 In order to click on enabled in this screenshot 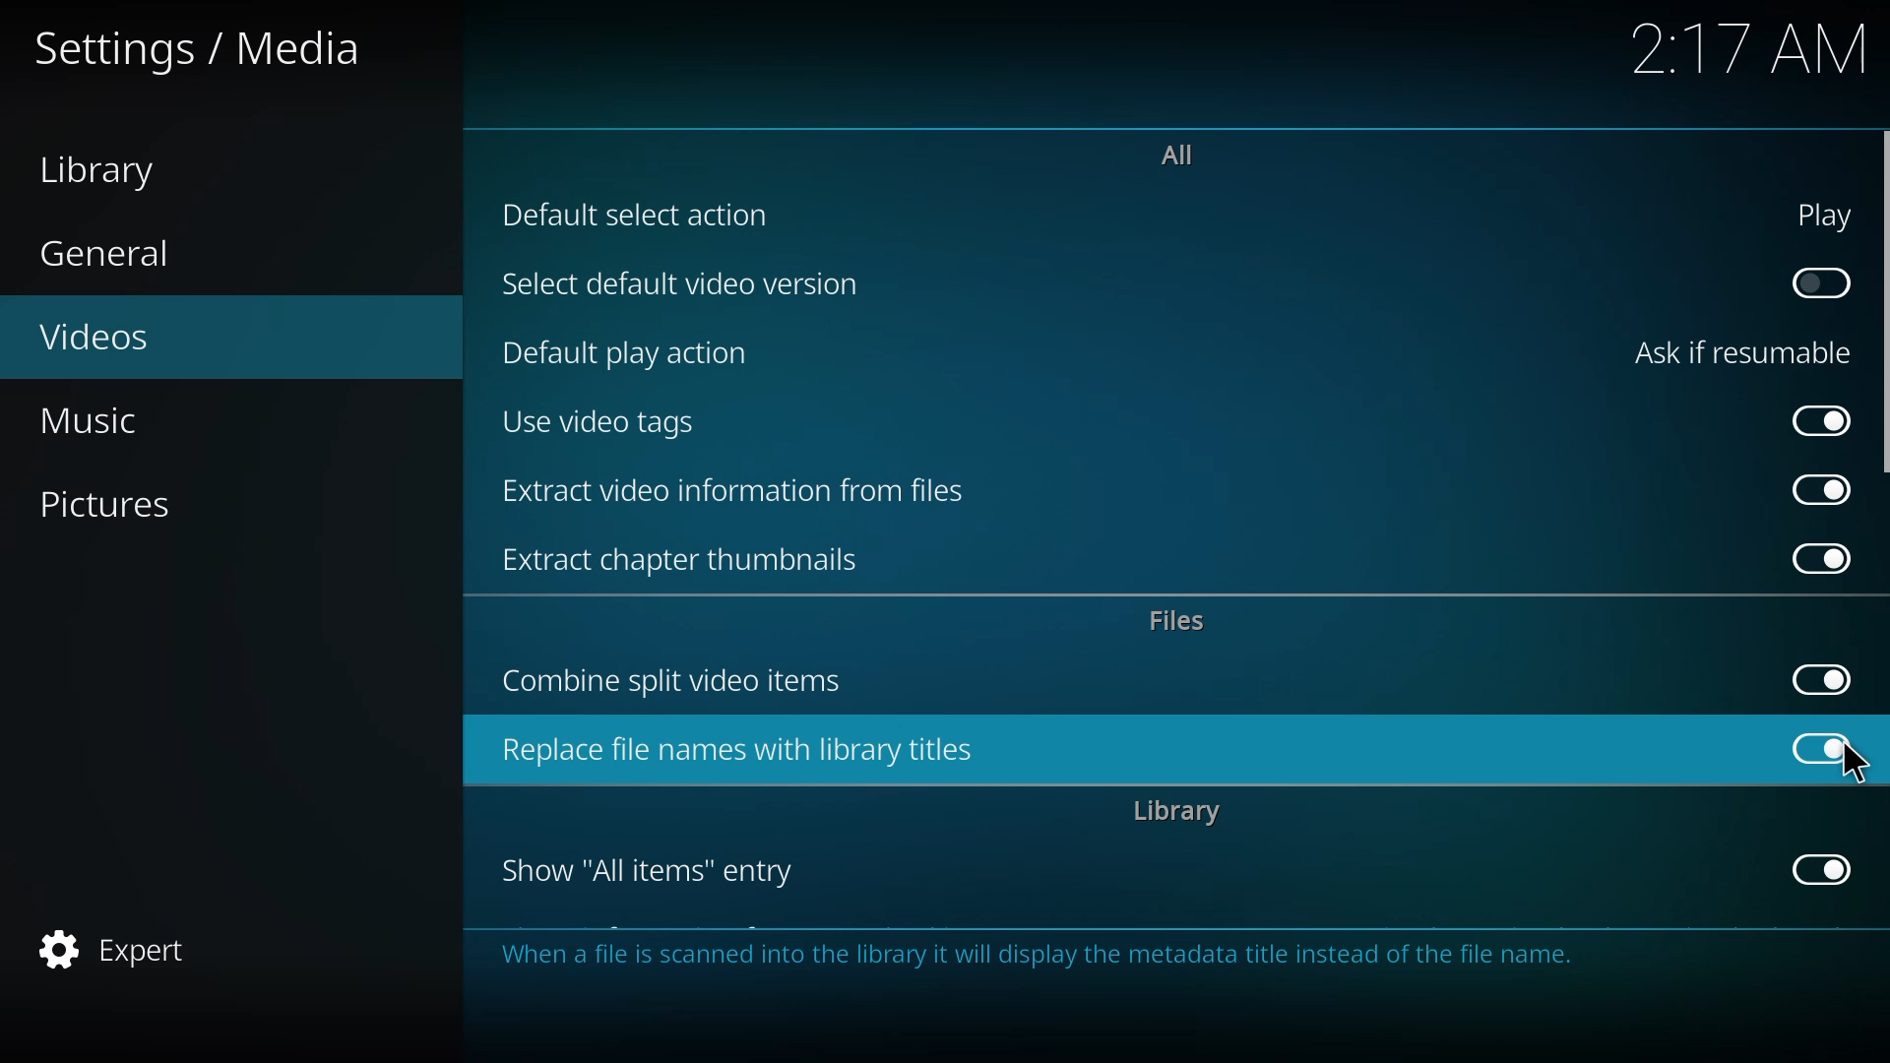, I will do `click(1809, 418)`.